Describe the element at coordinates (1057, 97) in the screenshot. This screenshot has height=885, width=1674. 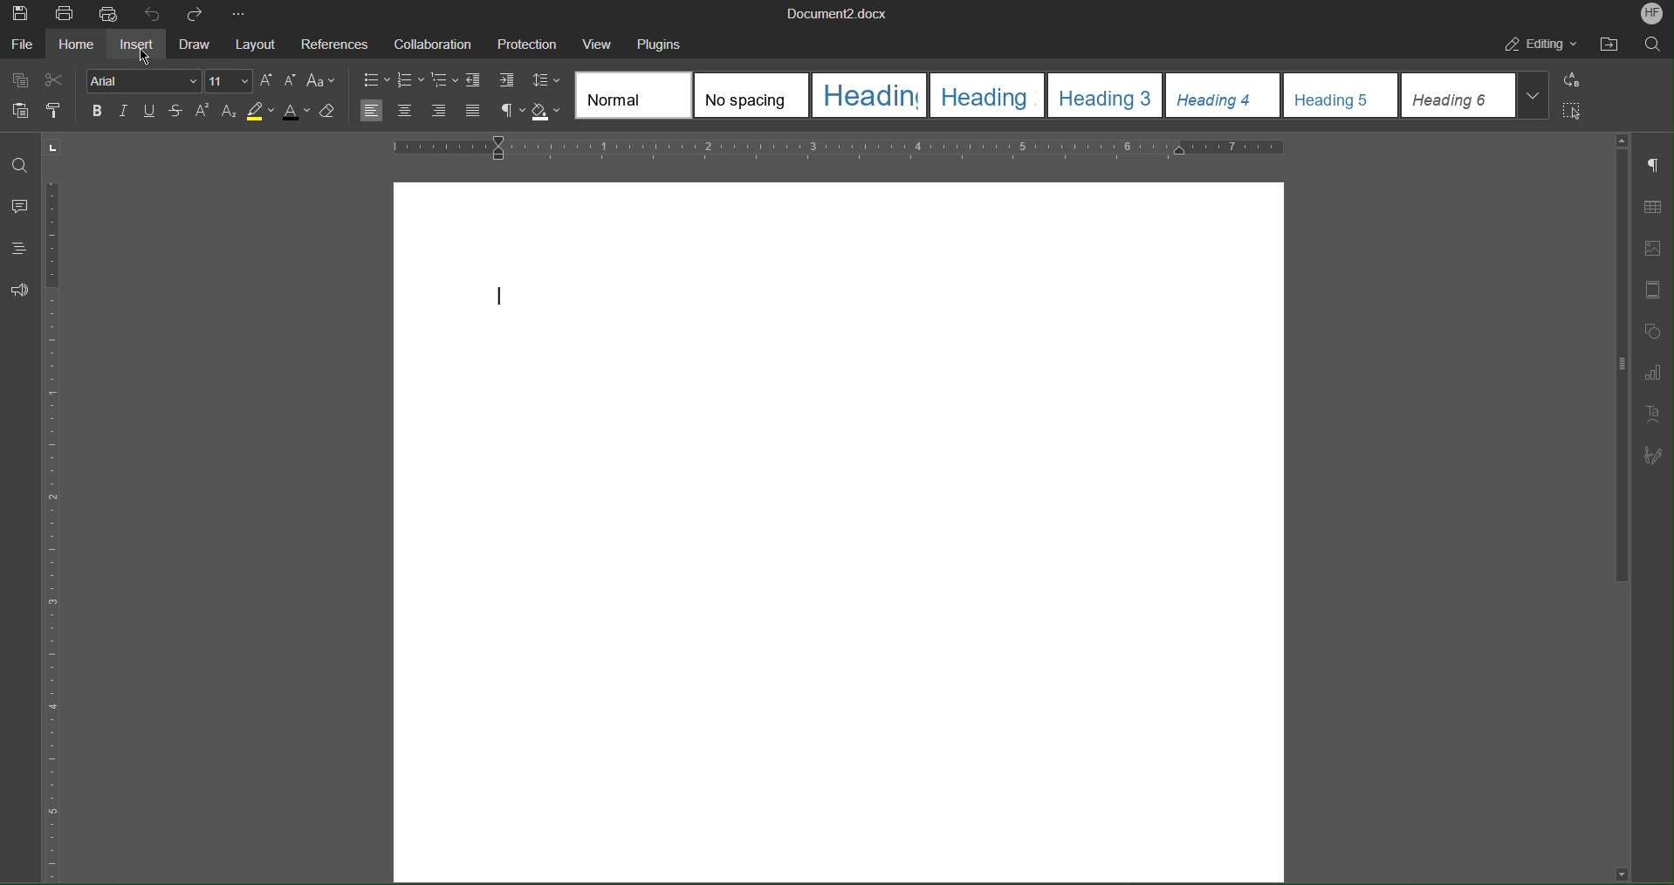
I see `Heading Styles` at that location.